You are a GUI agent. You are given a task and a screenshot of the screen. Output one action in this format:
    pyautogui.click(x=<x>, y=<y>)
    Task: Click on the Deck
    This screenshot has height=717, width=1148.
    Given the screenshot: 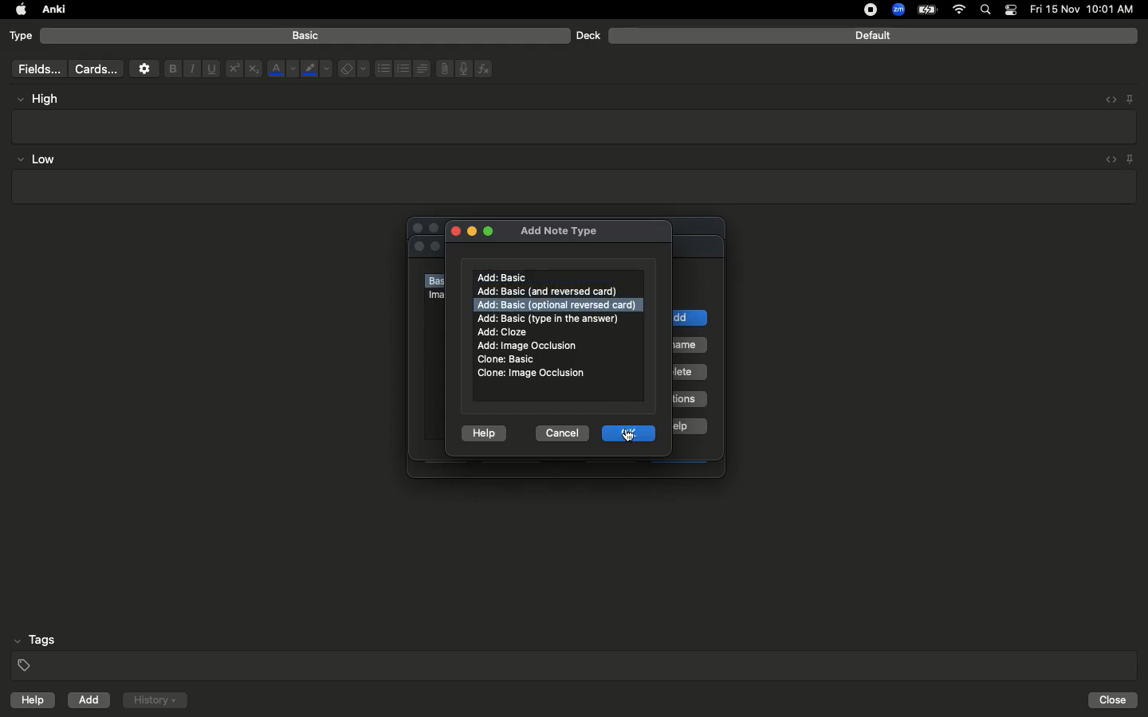 What is the action you would take?
    pyautogui.click(x=588, y=35)
    